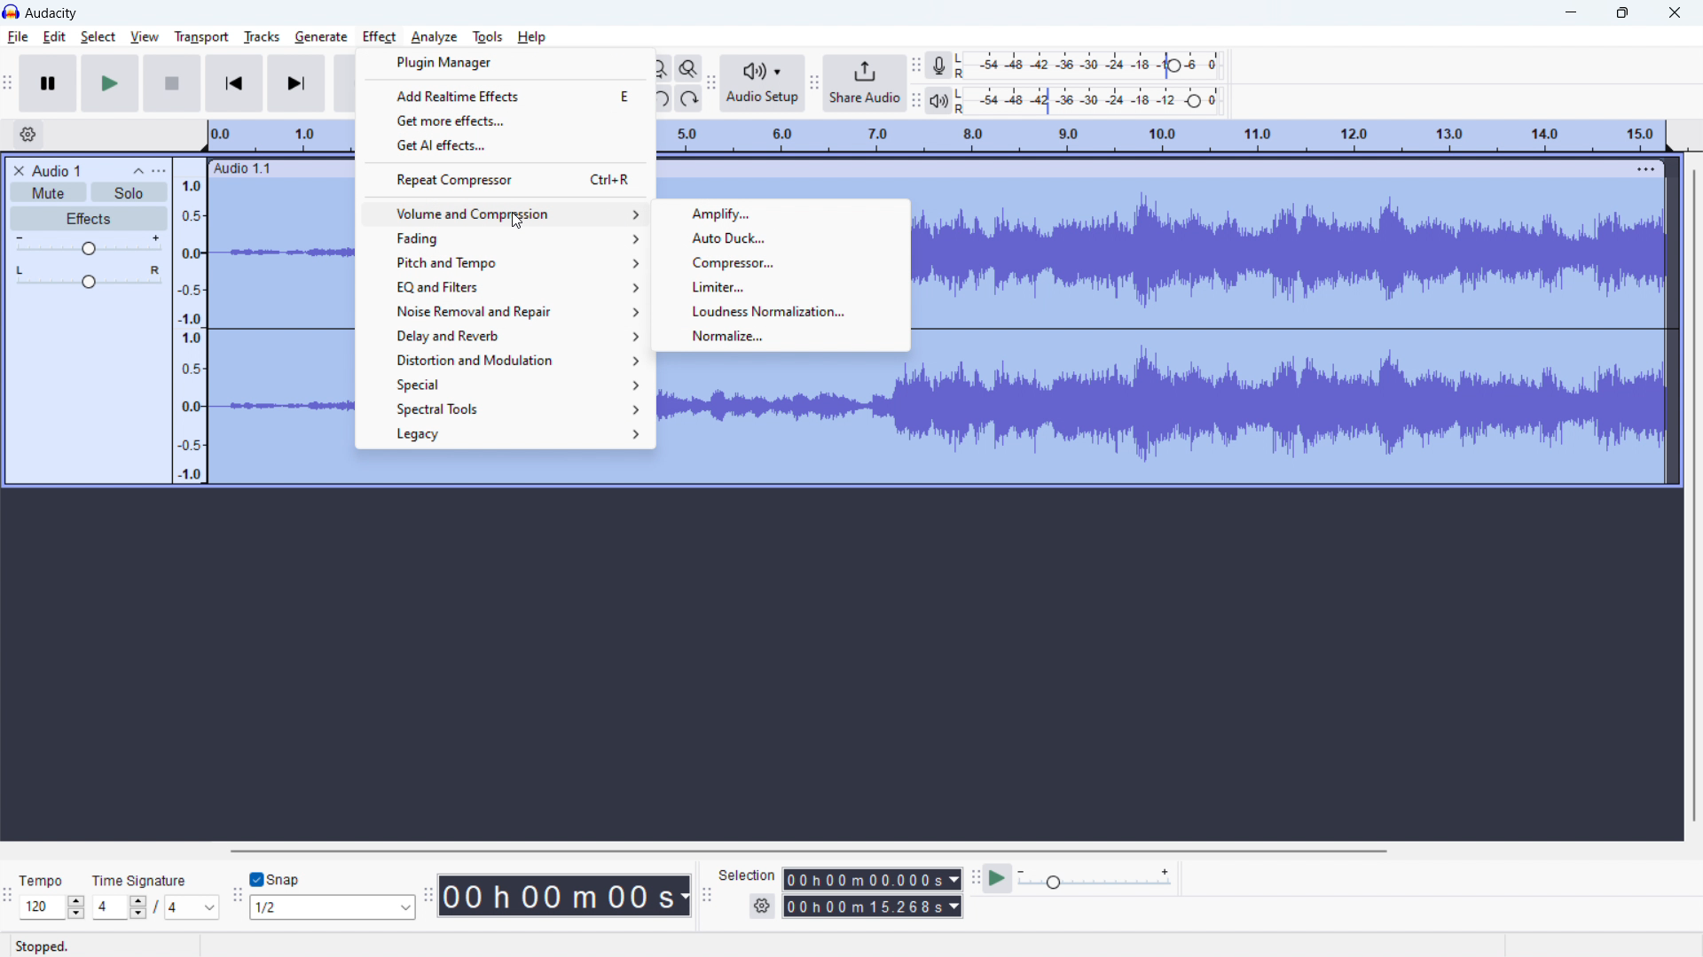  I want to click on settings, so click(761, 906).